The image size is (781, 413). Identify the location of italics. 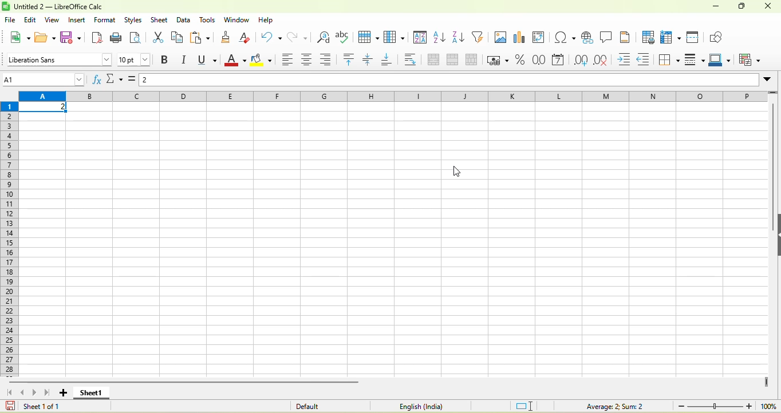
(186, 61).